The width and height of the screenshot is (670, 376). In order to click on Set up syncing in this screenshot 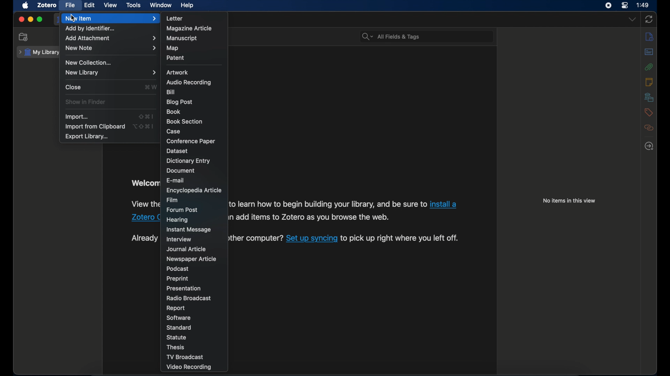, I will do `click(312, 238)`.